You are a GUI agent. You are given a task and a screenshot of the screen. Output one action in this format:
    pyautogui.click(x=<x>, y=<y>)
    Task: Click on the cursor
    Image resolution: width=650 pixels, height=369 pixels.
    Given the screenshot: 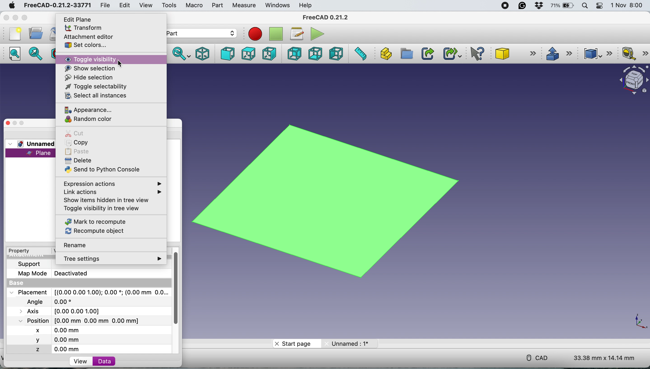 What is the action you would take?
    pyautogui.click(x=121, y=65)
    